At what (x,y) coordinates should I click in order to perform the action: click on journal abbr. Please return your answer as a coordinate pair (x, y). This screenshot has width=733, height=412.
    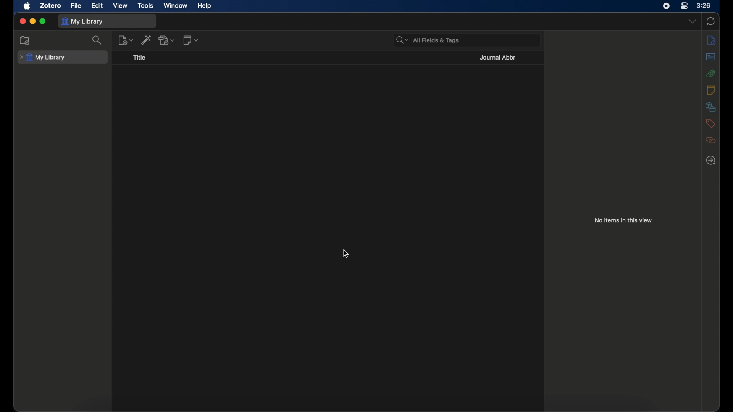
    Looking at the image, I should click on (498, 58).